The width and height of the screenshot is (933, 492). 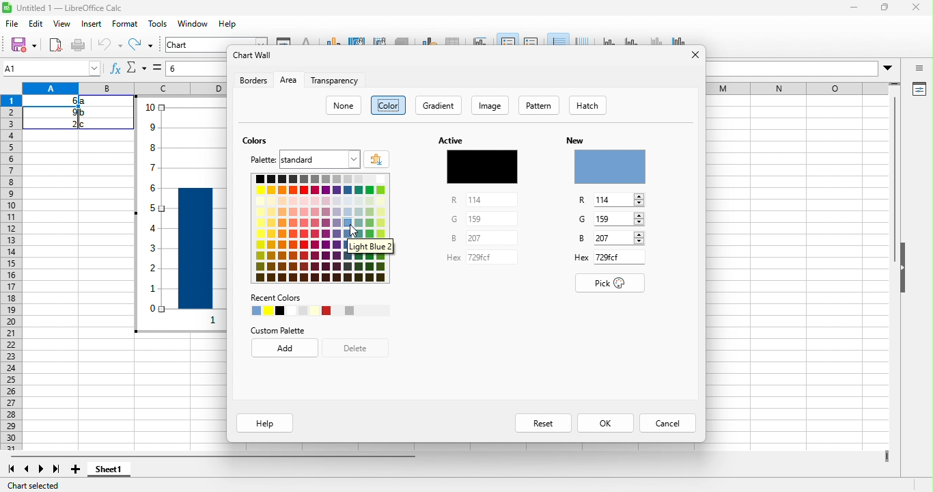 What do you see at coordinates (607, 161) in the screenshot?
I see `new color` at bounding box center [607, 161].